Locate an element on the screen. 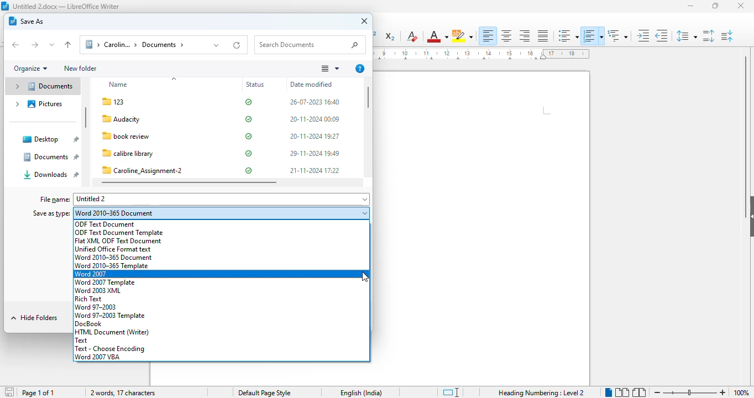 The width and height of the screenshot is (754, 398). toggle unordered list is located at coordinates (567, 36).